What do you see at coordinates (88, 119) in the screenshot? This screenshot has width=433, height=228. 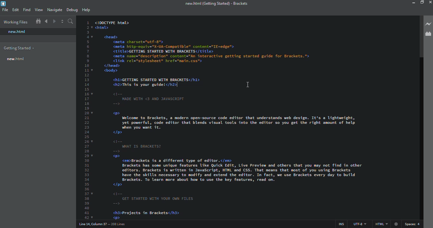 I see `line number` at bounding box center [88, 119].